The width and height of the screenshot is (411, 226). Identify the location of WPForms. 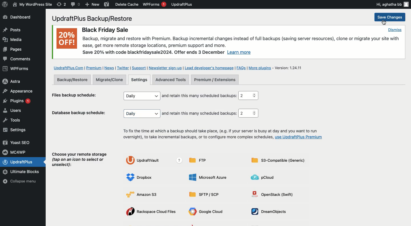
(17, 69).